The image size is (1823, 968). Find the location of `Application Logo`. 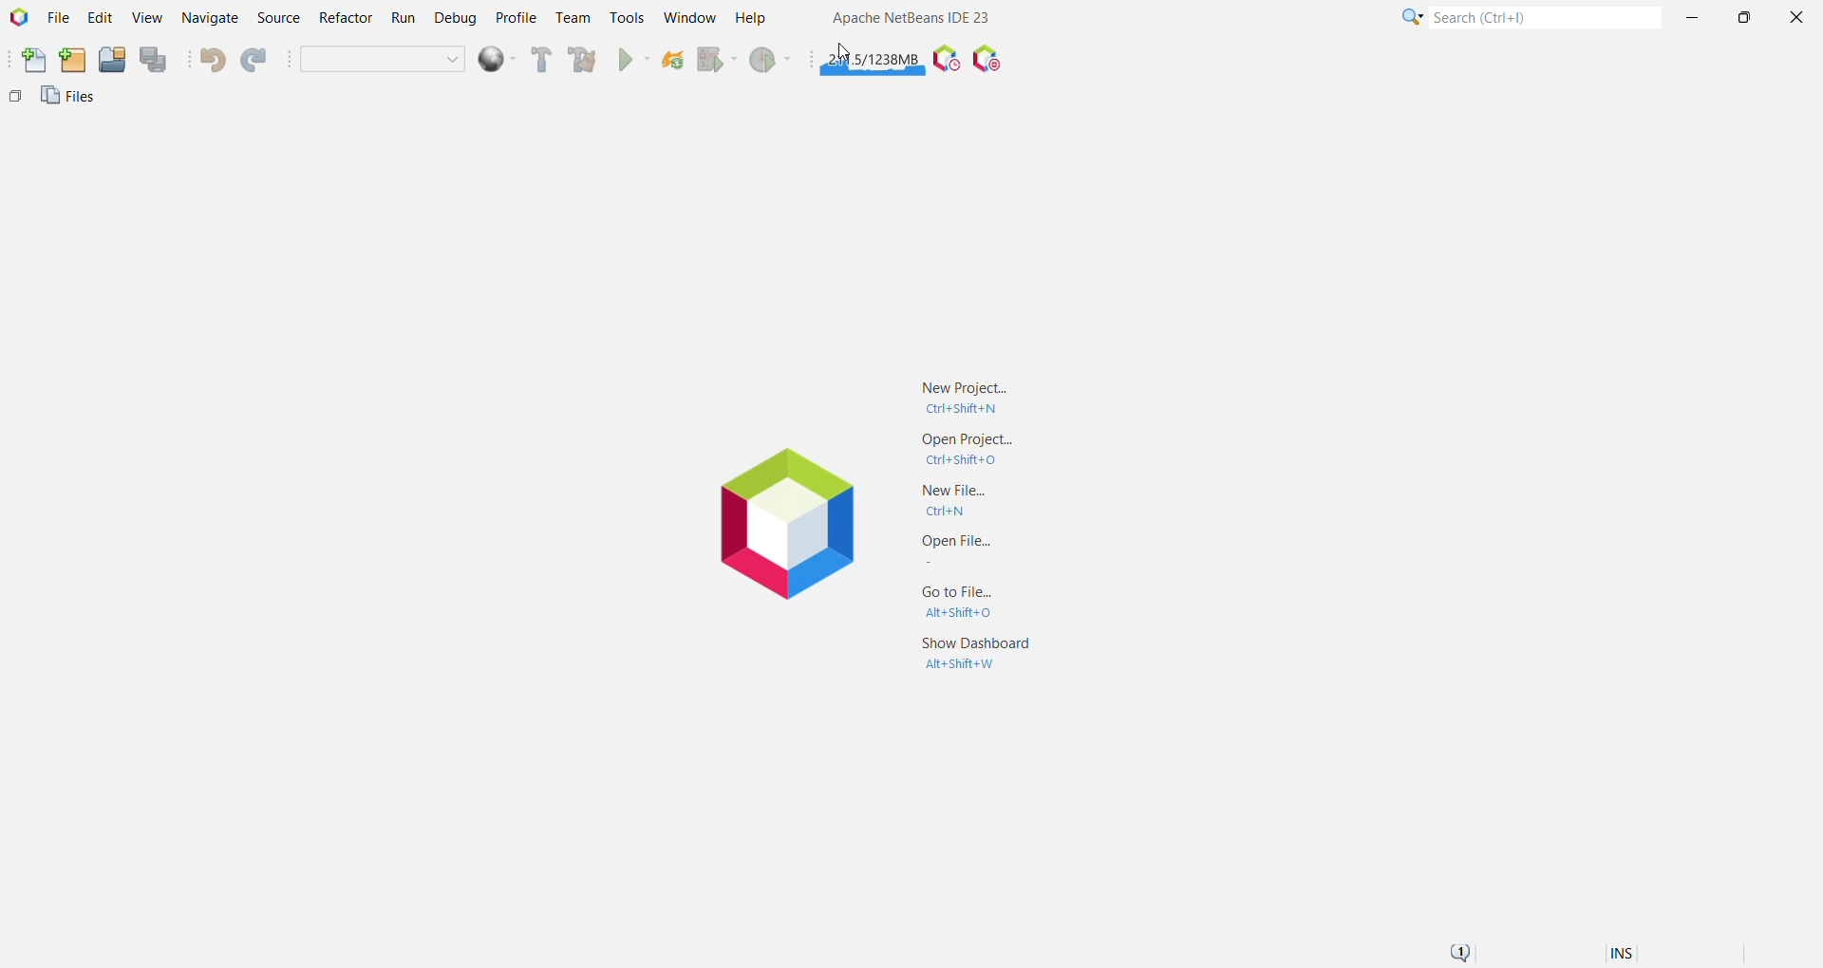

Application Logo is located at coordinates (17, 18).